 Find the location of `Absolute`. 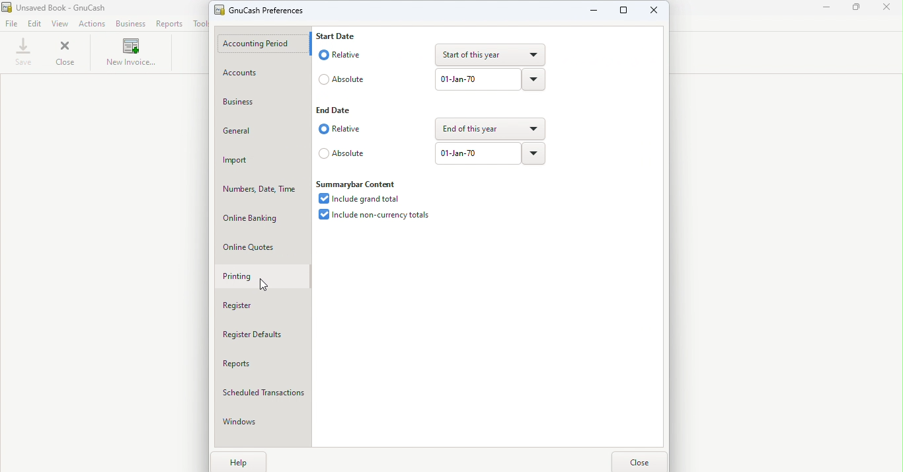

Absolute is located at coordinates (346, 152).